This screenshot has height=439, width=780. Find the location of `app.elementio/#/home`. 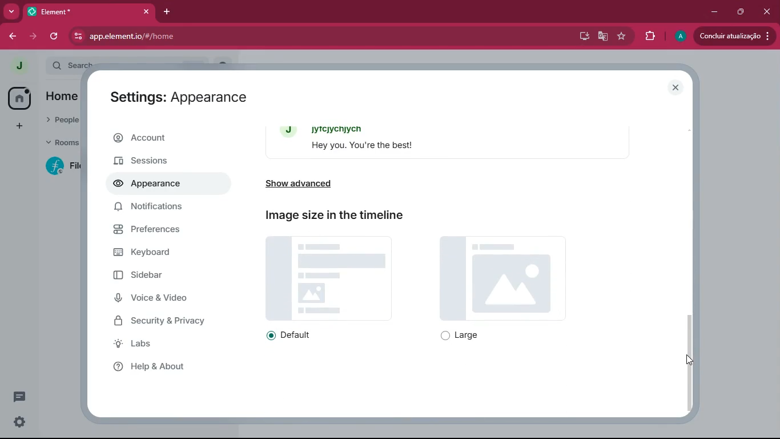

app.elementio/#/home is located at coordinates (212, 36).